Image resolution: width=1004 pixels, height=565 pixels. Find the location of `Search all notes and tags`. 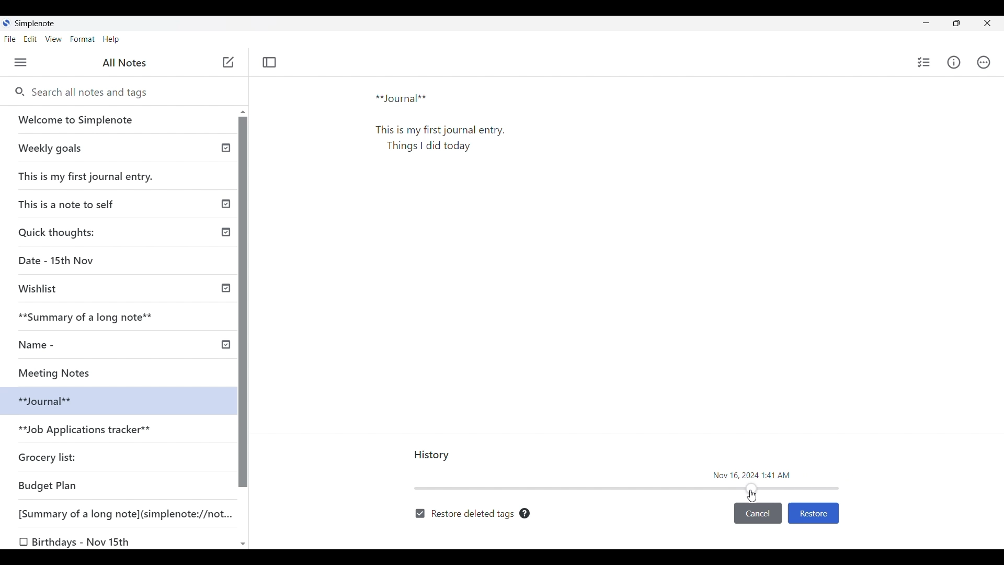

Search all notes and tags is located at coordinates (130, 93).